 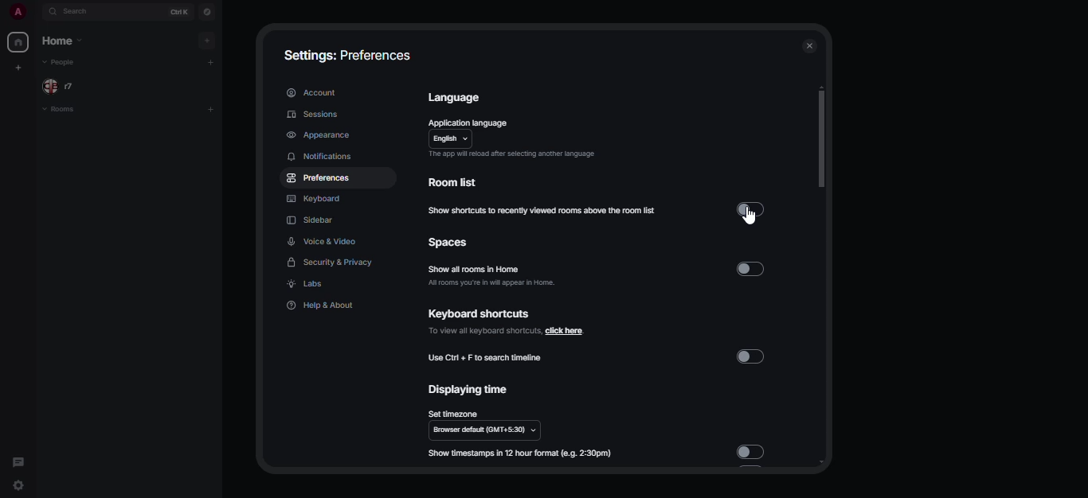 I want to click on people, so click(x=59, y=85).